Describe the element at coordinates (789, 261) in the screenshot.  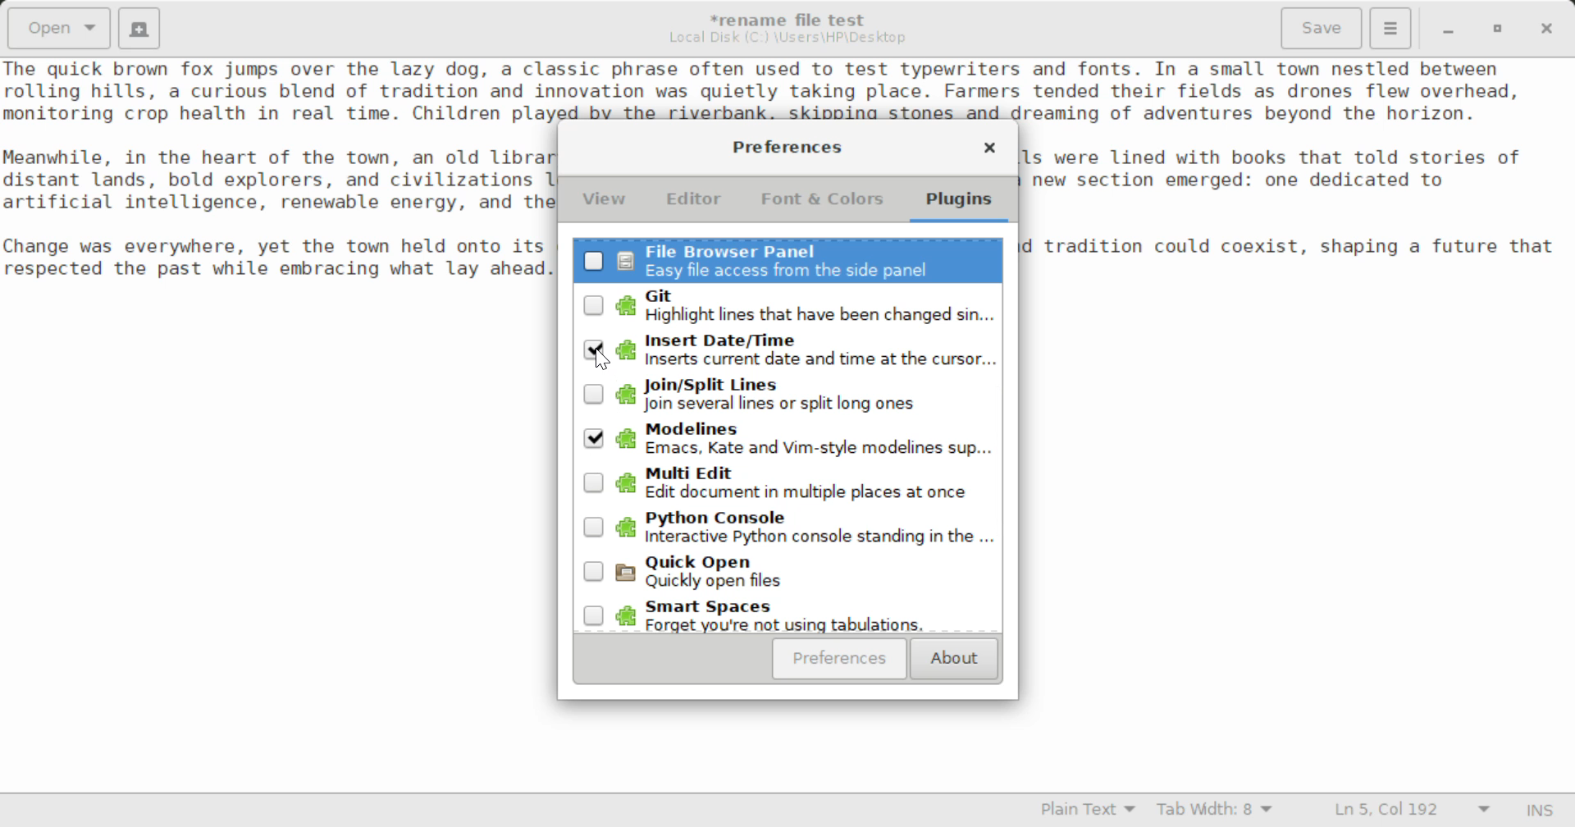
I see `Unselected File Browser Panel ` at that location.